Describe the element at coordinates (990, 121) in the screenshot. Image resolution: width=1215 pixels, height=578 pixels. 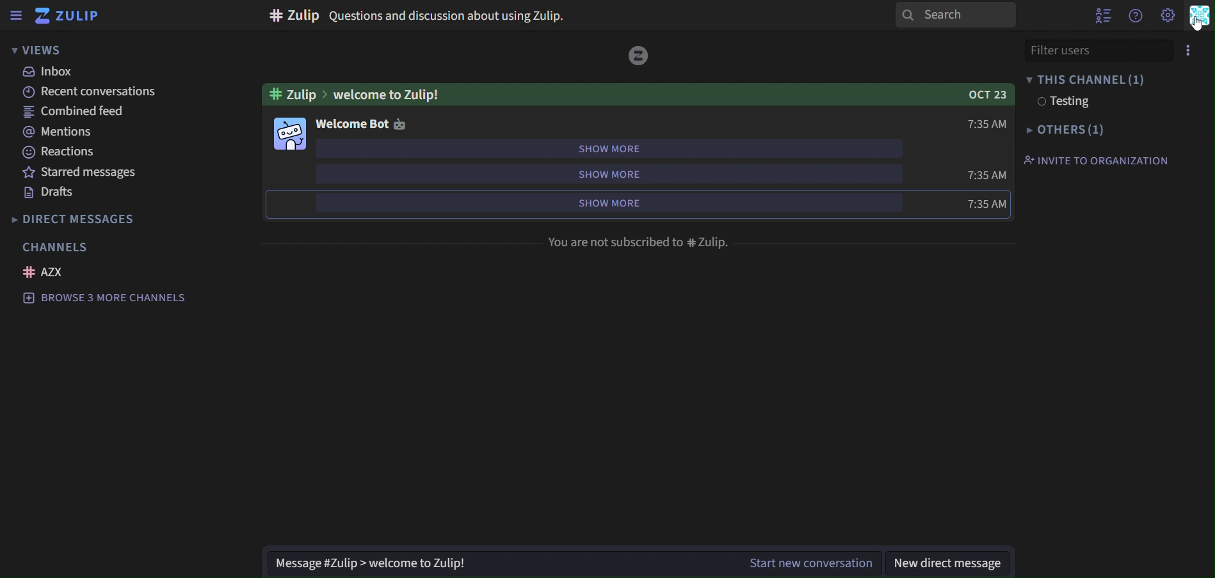
I see `time` at that location.